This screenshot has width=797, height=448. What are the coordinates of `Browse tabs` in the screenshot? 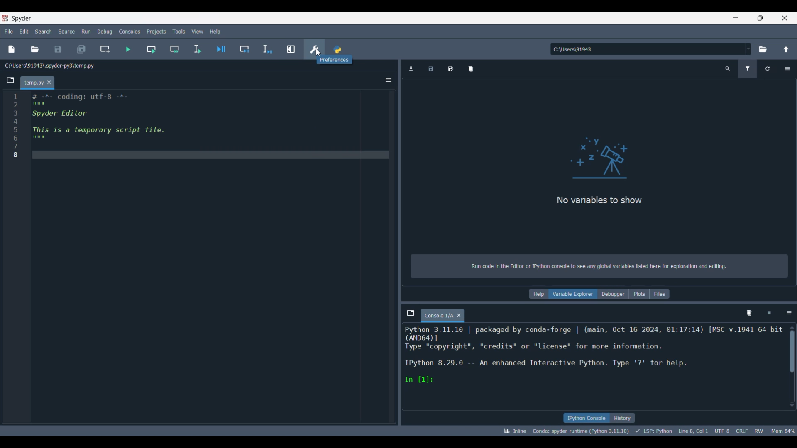 It's located at (10, 80).